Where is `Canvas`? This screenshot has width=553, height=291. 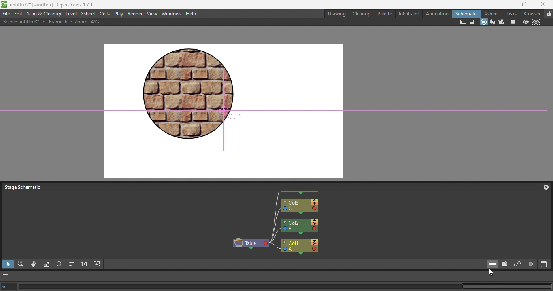 Canvas is located at coordinates (225, 110).